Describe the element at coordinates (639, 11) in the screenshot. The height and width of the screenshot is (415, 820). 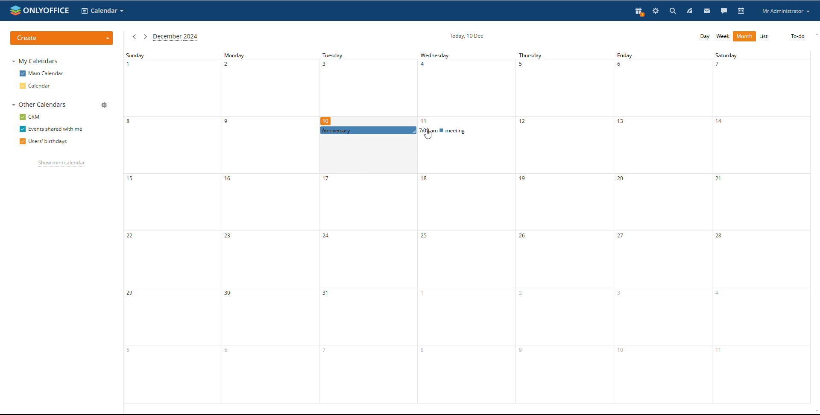
I see `present` at that location.